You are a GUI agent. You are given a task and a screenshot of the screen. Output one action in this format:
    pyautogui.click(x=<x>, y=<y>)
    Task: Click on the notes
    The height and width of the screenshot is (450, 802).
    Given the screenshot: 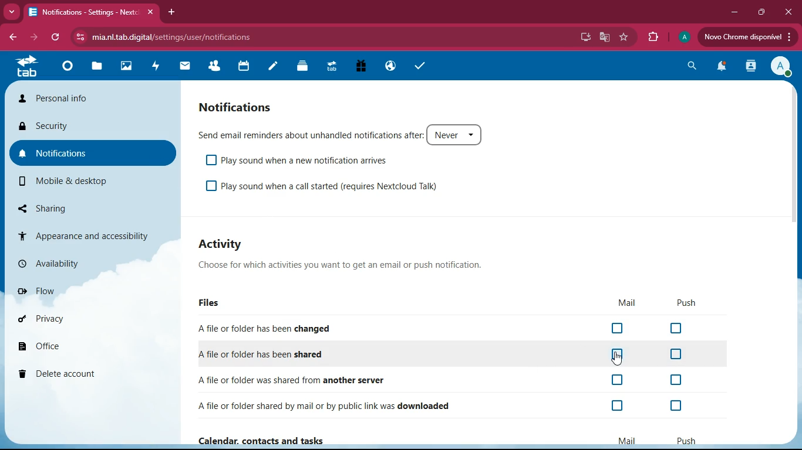 What is the action you would take?
    pyautogui.click(x=269, y=67)
    